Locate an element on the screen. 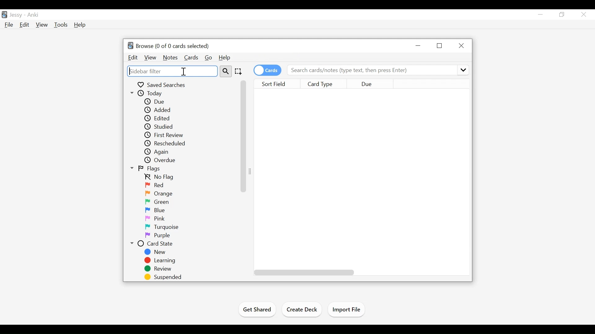 The width and height of the screenshot is (595, 334). Sort Fields is located at coordinates (279, 84).